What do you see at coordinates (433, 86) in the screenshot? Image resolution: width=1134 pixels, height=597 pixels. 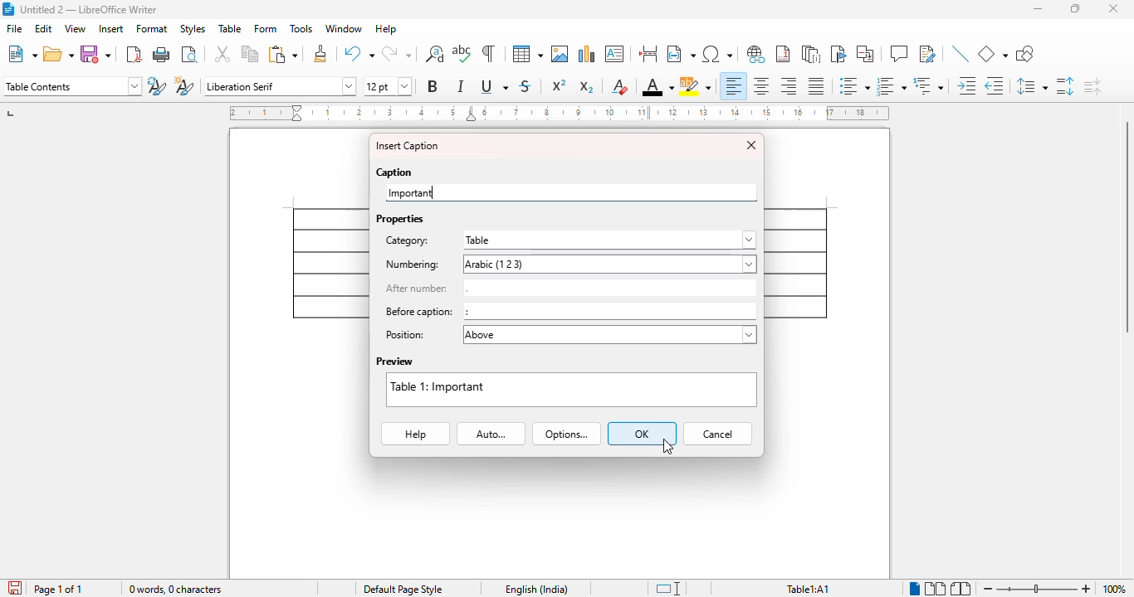 I see `bold` at bounding box center [433, 86].